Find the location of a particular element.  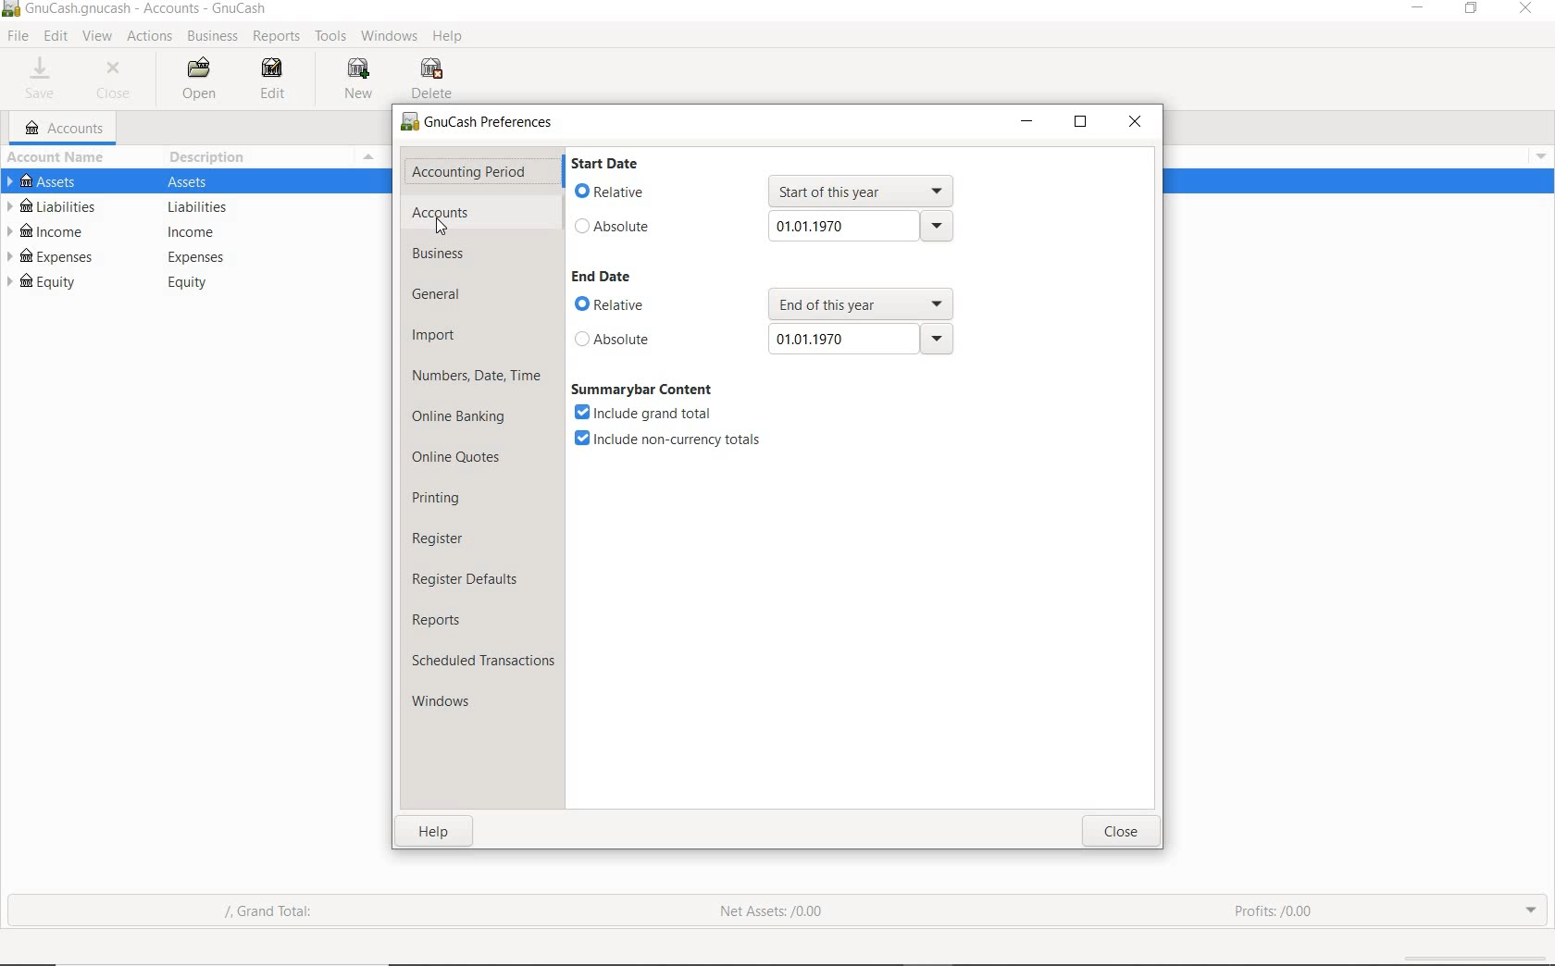

close is located at coordinates (1528, 10).